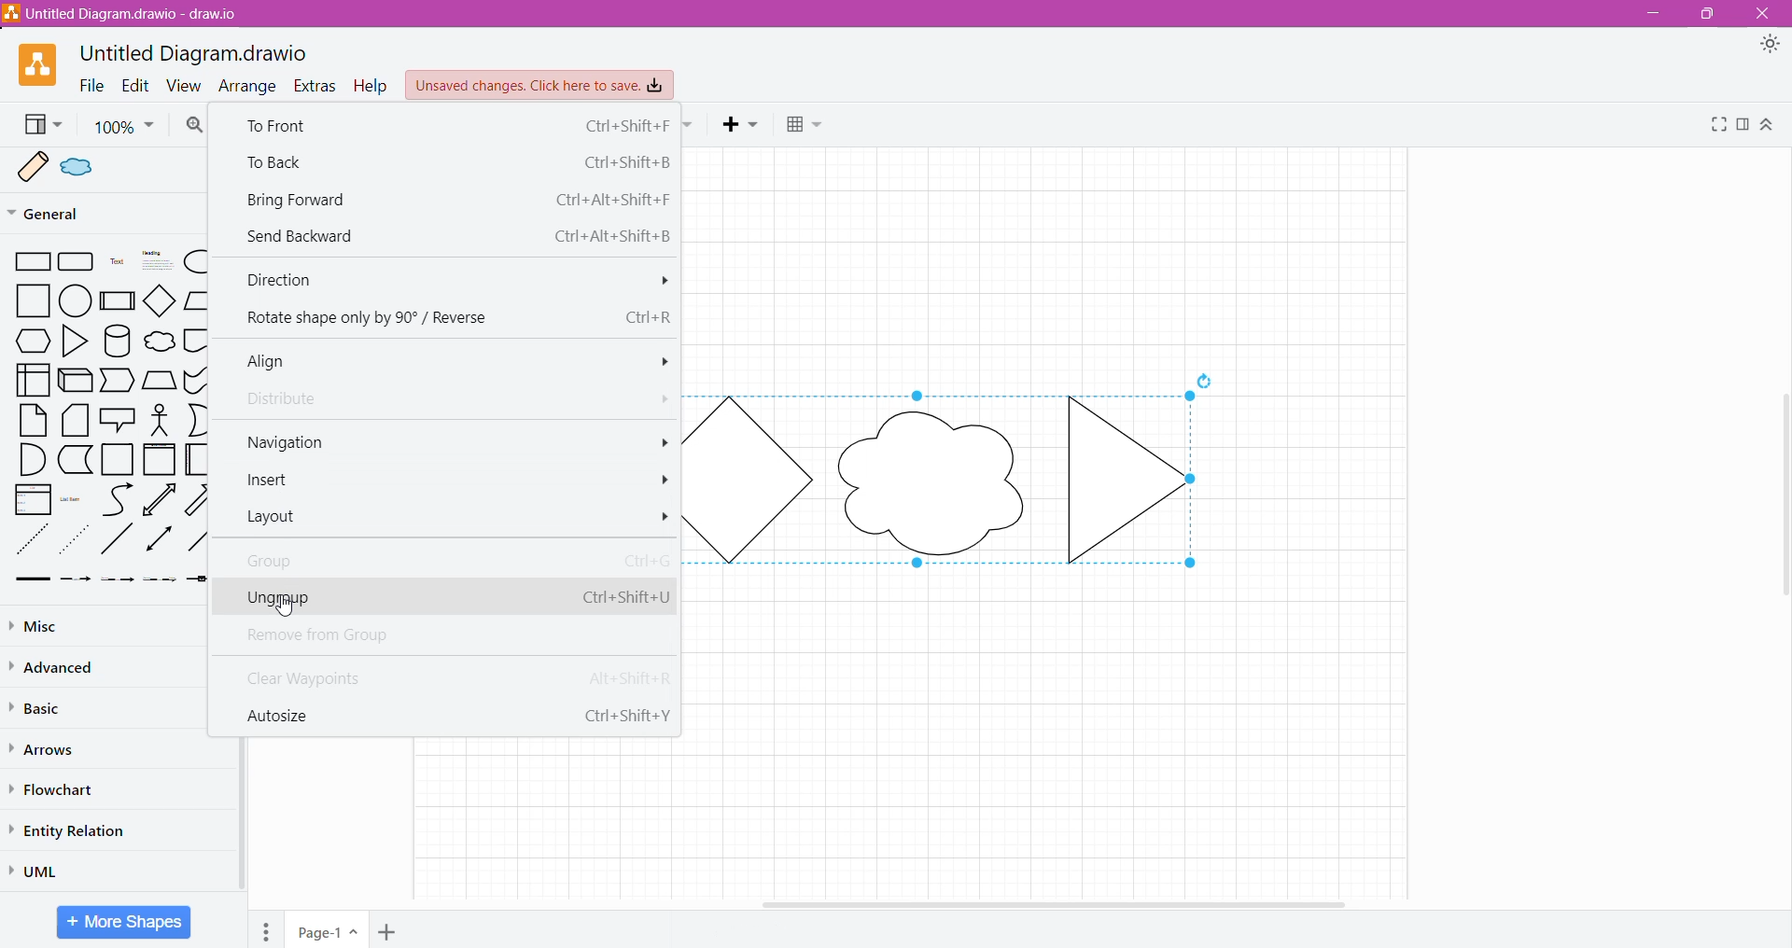  Describe the element at coordinates (459, 164) in the screenshot. I see `To Back Ctrl+Shift+B` at that location.